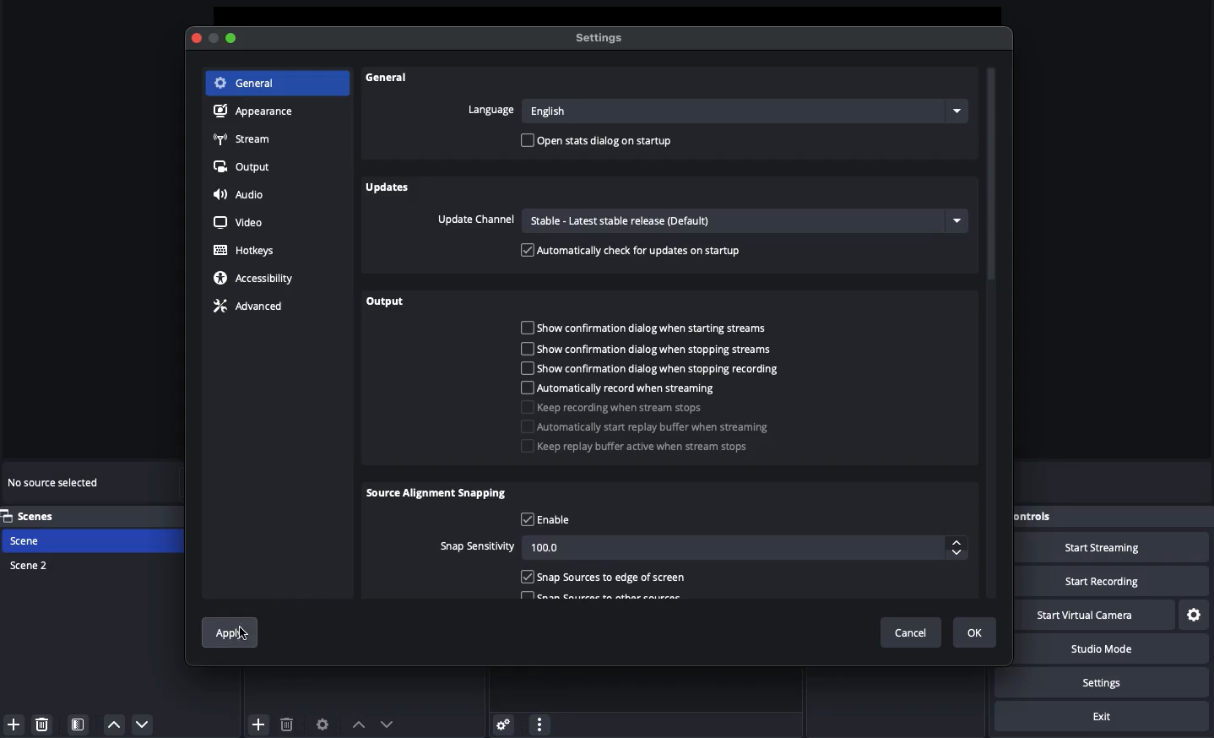 The image size is (1214, 738). I want to click on Streaming, so click(638, 399).